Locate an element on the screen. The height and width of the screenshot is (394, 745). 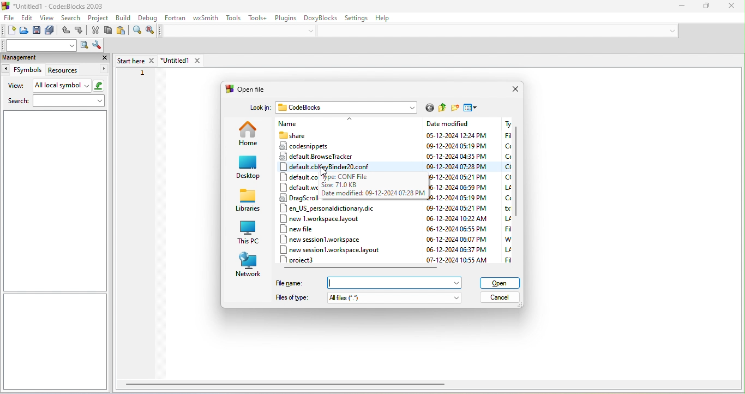
search is located at coordinates (57, 102).